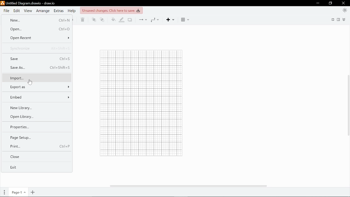 This screenshot has width=350, height=197. Describe the element at coordinates (36, 107) in the screenshot. I see `New library` at that location.